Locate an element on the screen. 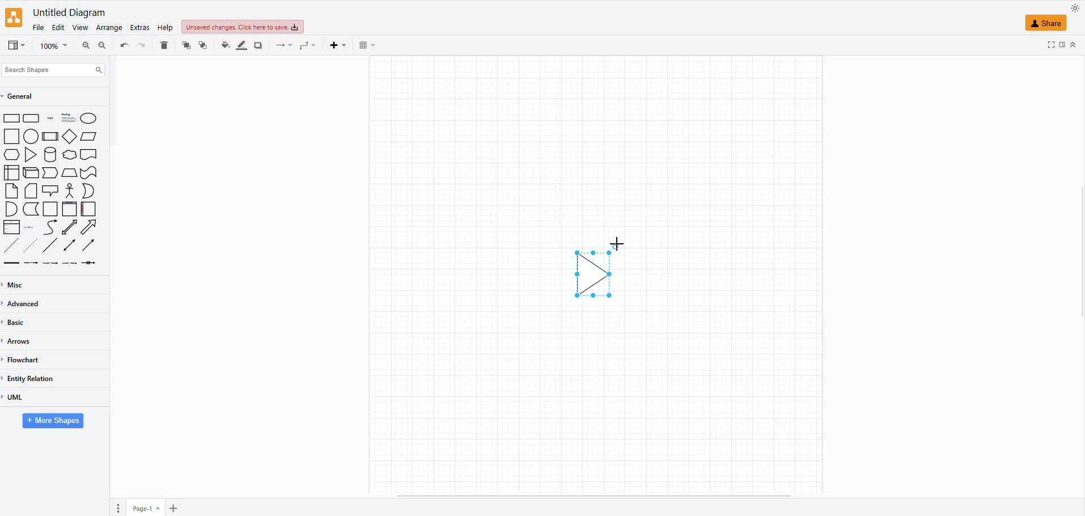 The image size is (1085, 516). Placeholder is located at coordinates (29, 227).